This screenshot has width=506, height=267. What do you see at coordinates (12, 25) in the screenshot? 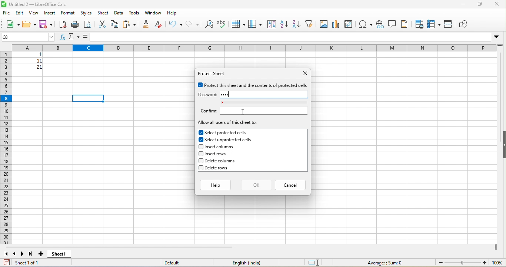
I see `new` at bounding box center [12, 25].